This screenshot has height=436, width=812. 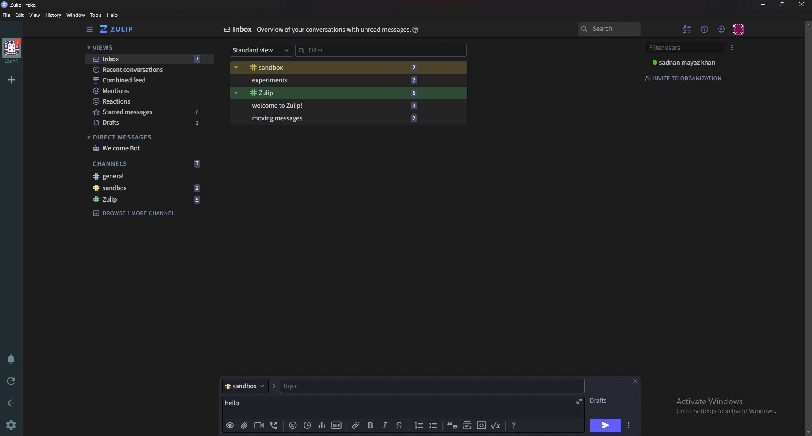 I want to click on # sandbox, so click(x=251, y=386).